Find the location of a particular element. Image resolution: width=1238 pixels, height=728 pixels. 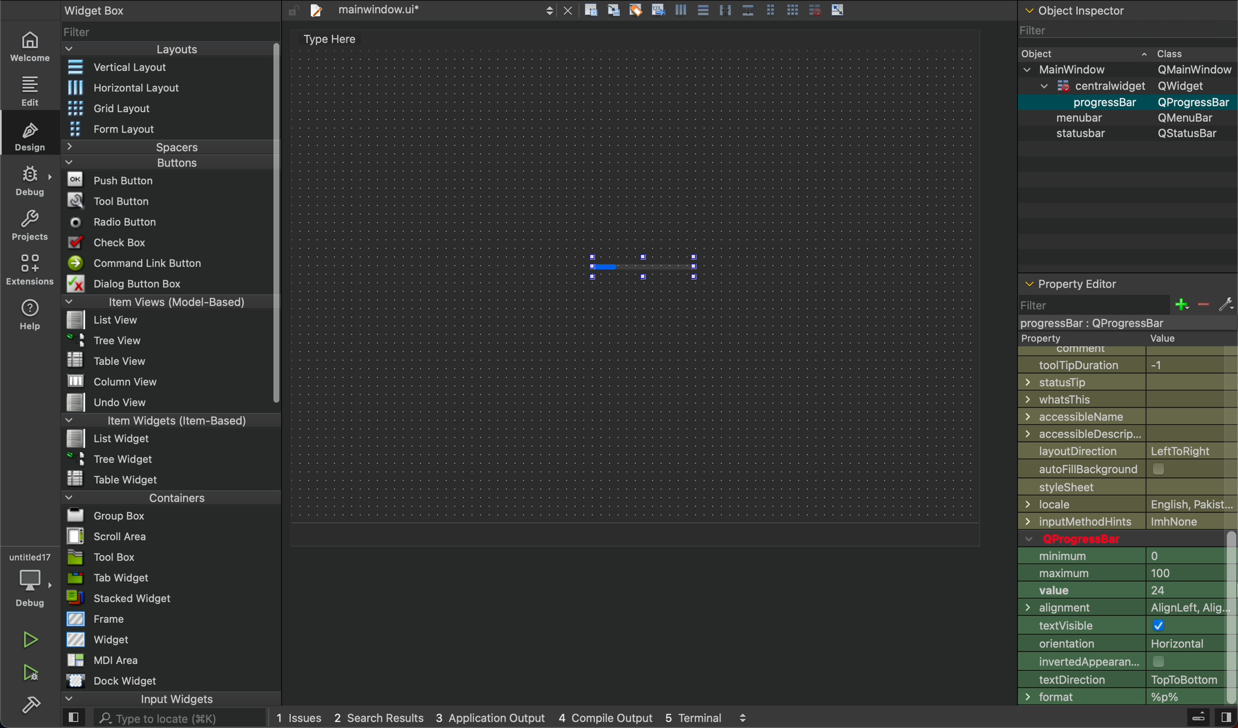

appereance is located at coordinates (1121, 661).